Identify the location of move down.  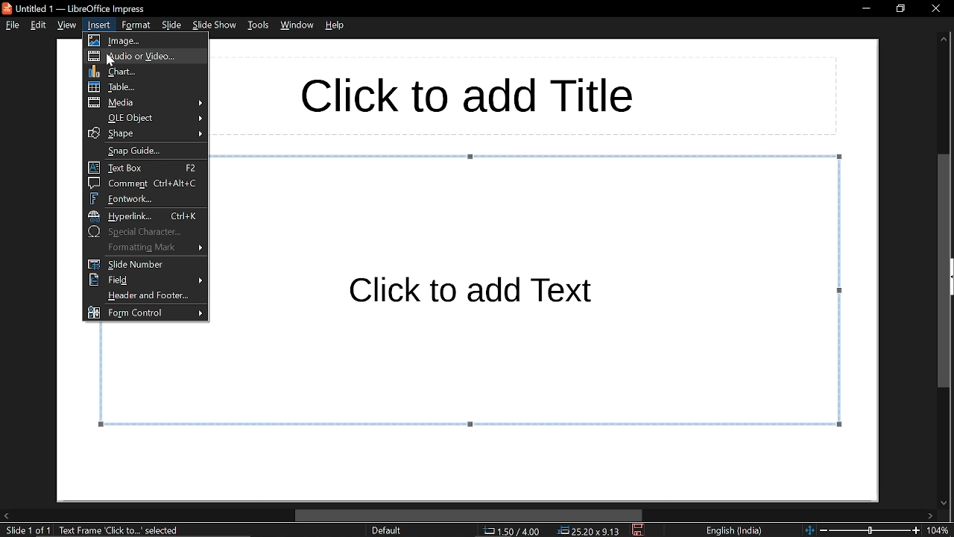
(946, 500).